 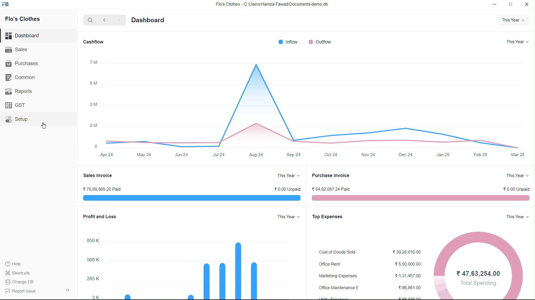 I want to click on 0.00 unpaid, so click(x=286, y=189).